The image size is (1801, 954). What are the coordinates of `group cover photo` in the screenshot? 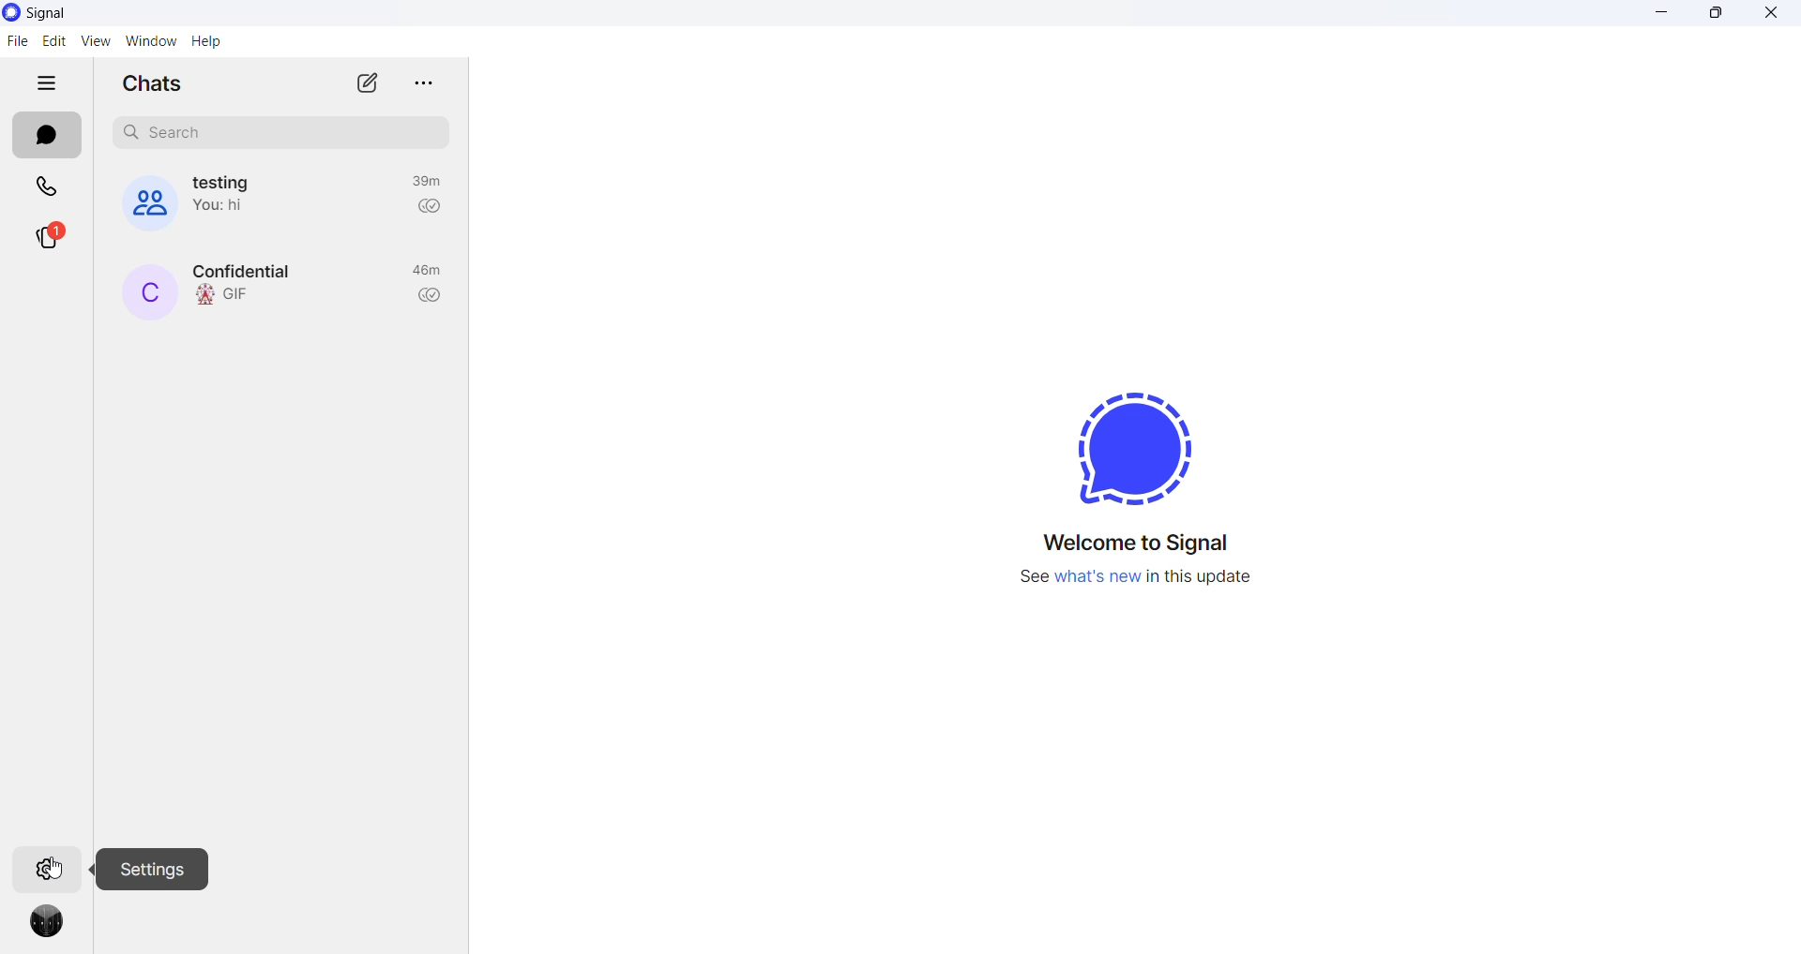 It's located at (140, 203).